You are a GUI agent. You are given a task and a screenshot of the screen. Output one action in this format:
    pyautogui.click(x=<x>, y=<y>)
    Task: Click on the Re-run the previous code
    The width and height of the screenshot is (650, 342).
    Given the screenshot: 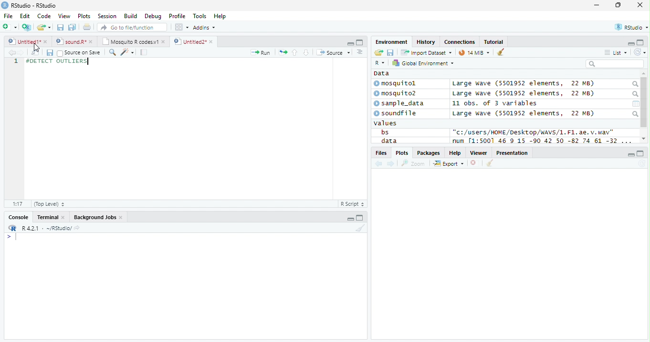 What is the action you would take?
    pyautogui.click(x=283, y=52)
    